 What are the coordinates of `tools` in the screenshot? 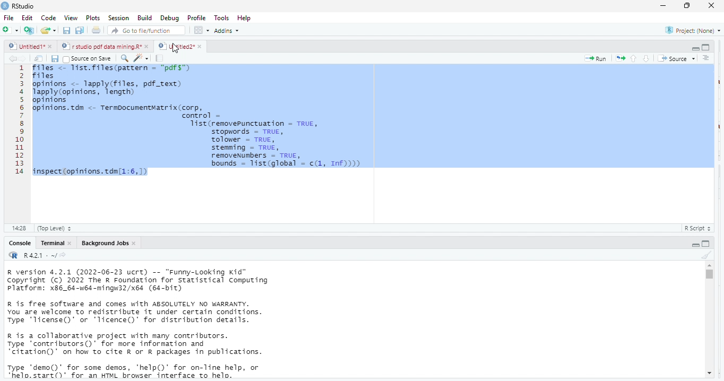 It's located at (223, 17).